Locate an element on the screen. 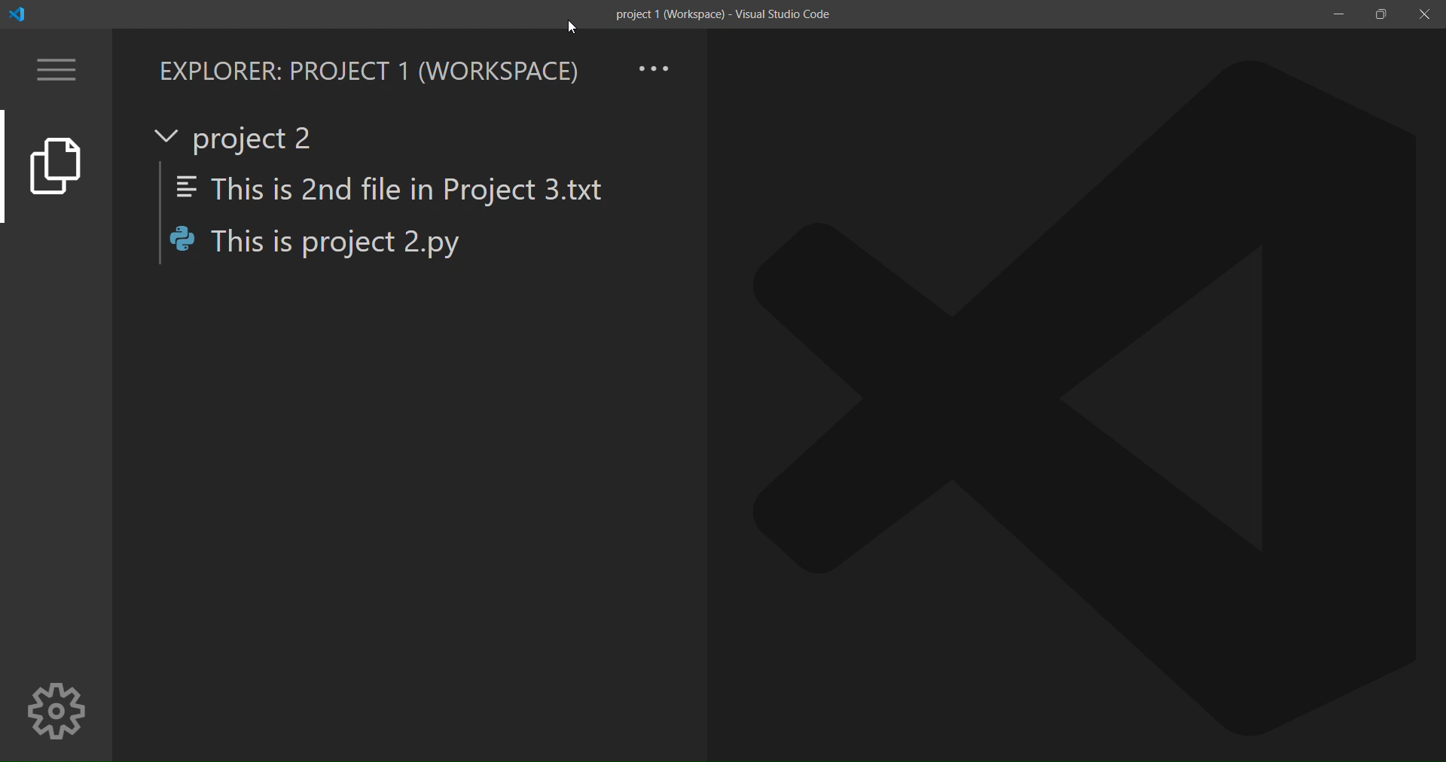  minimize is located at coordinates (1336, 14).